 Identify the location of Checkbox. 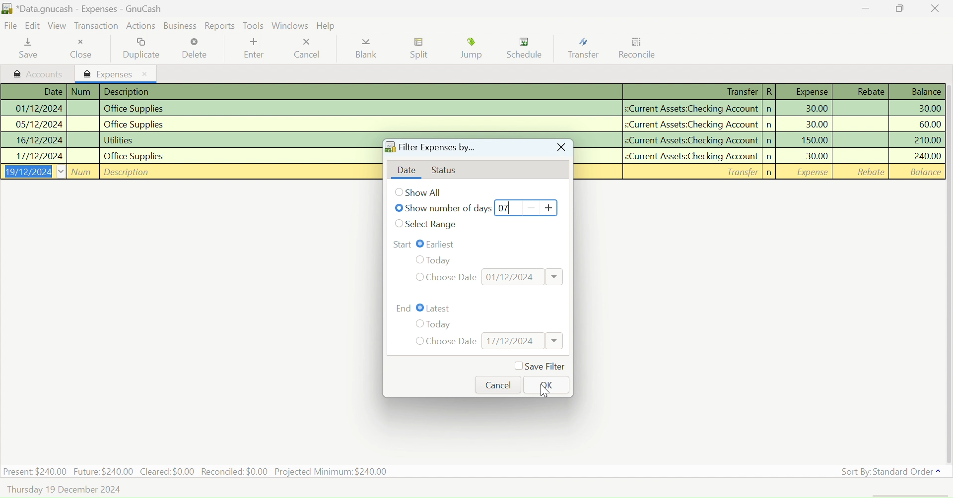
(399, 192).